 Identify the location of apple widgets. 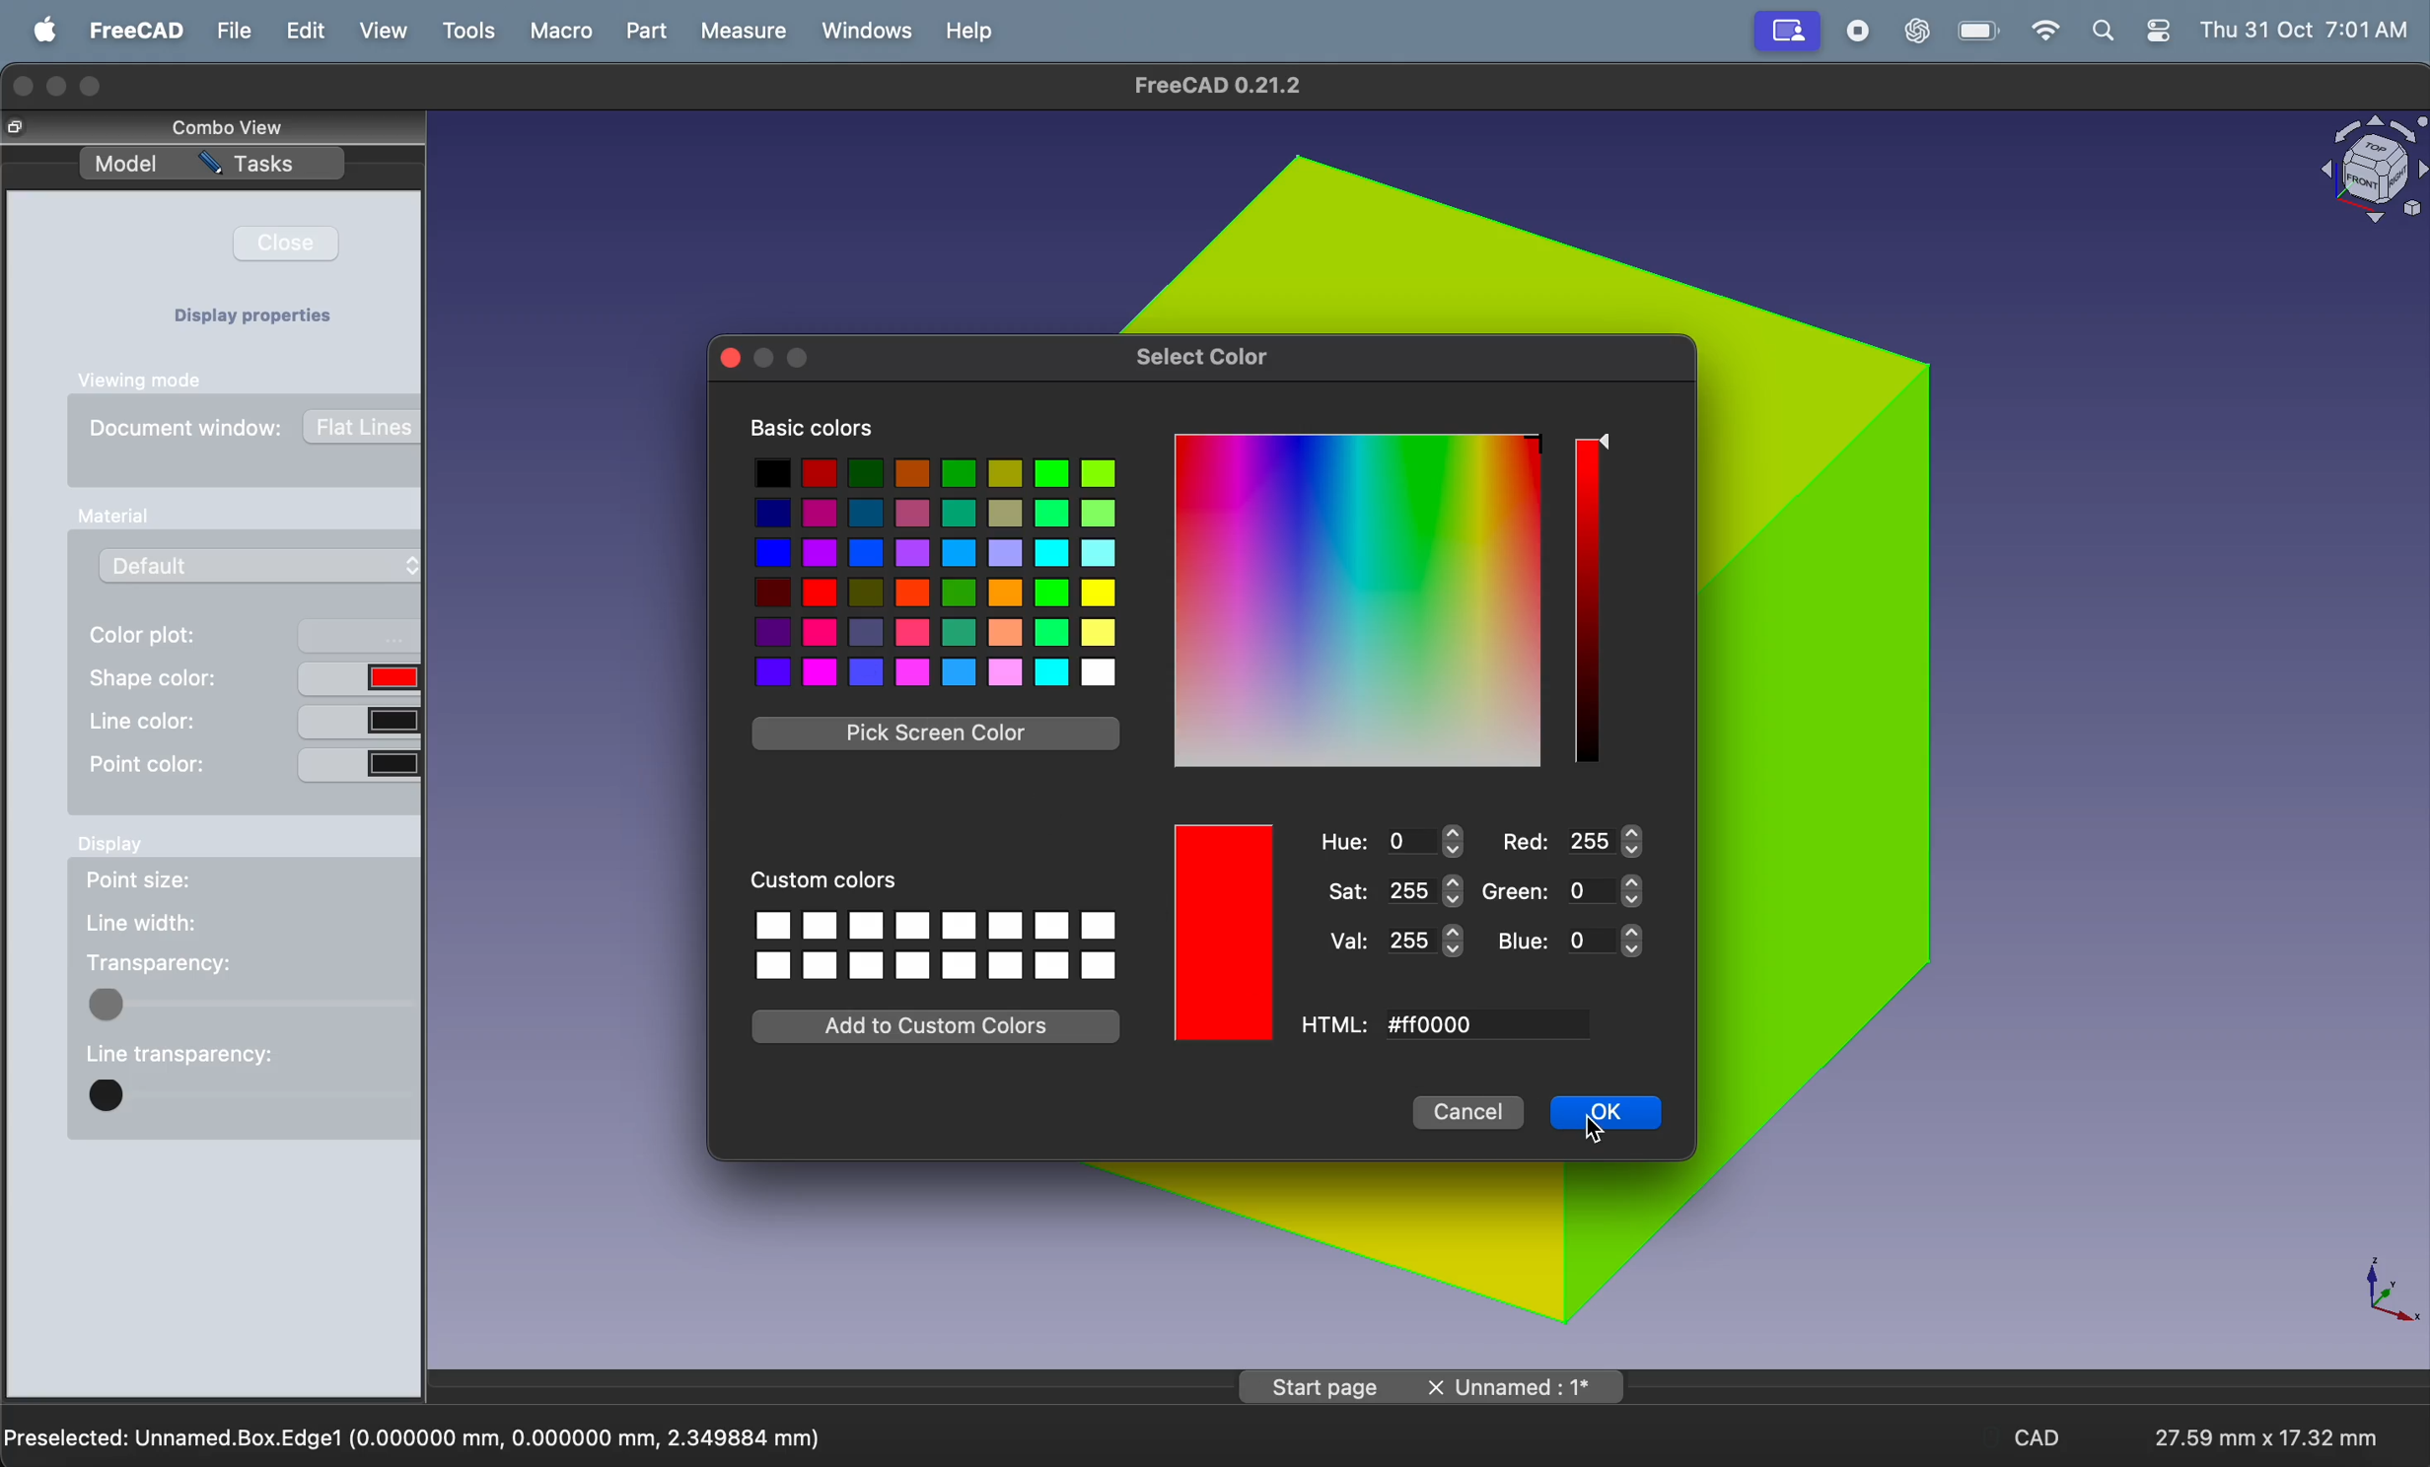
(2133, 32).